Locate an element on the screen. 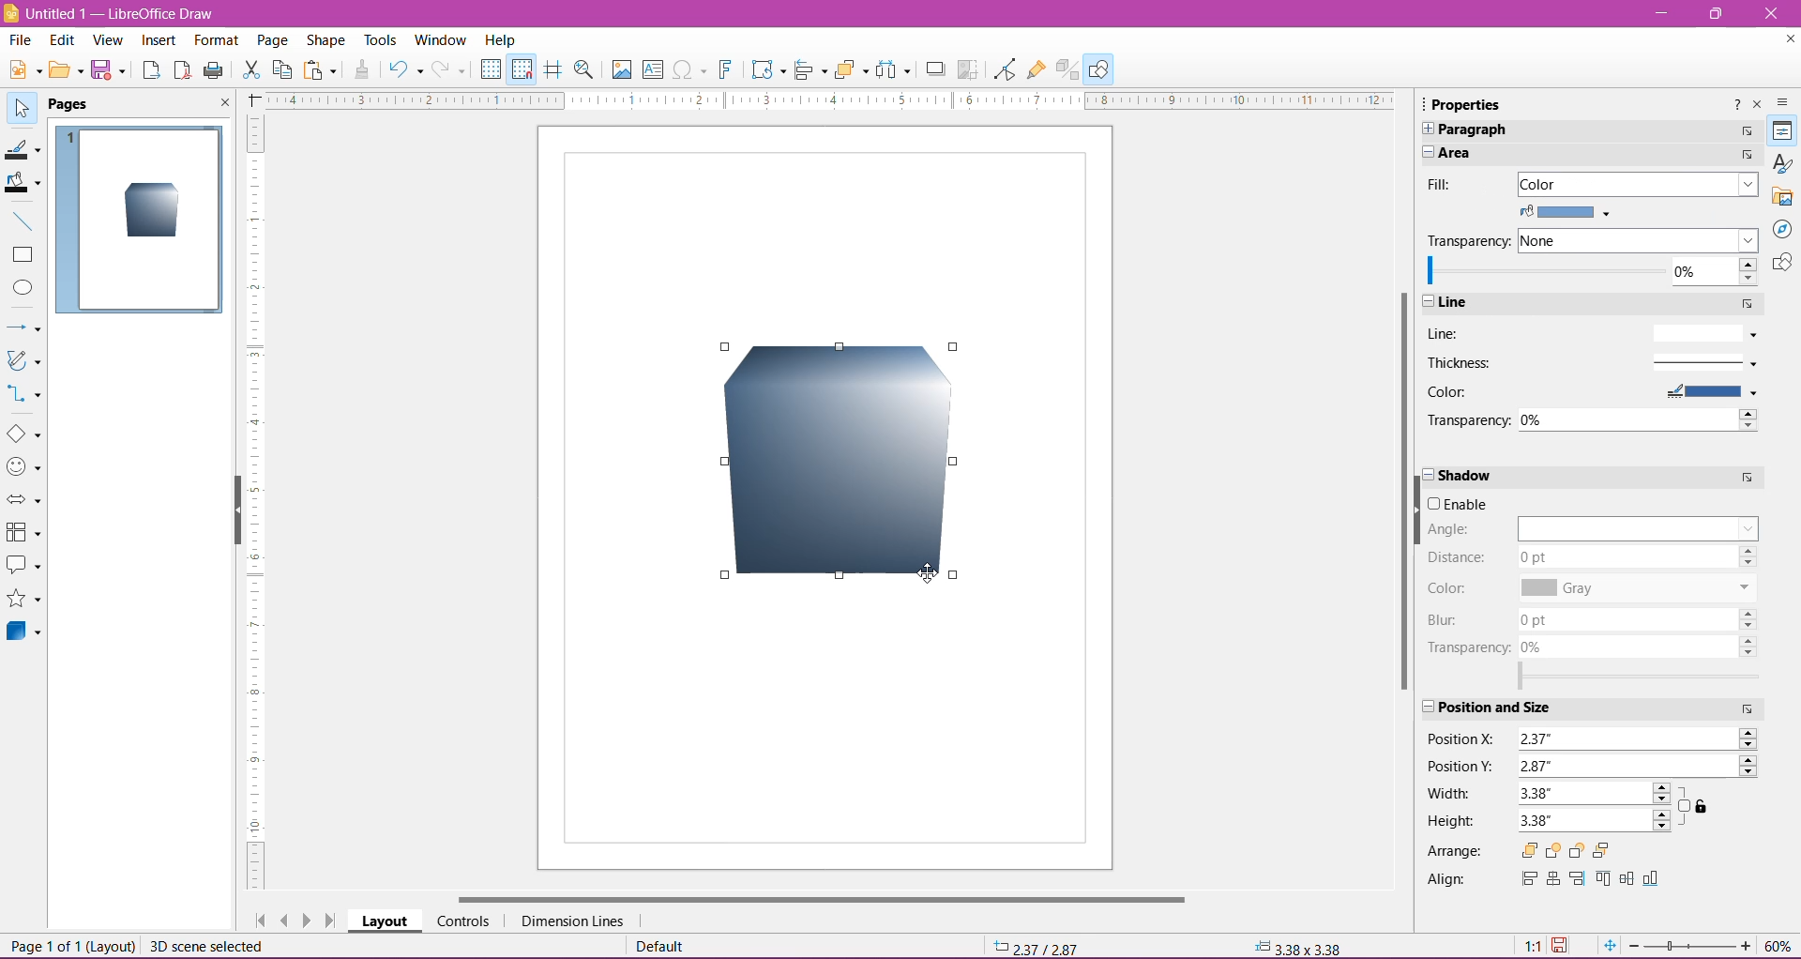  Bock Arrows is located at coordinates (24, 501).